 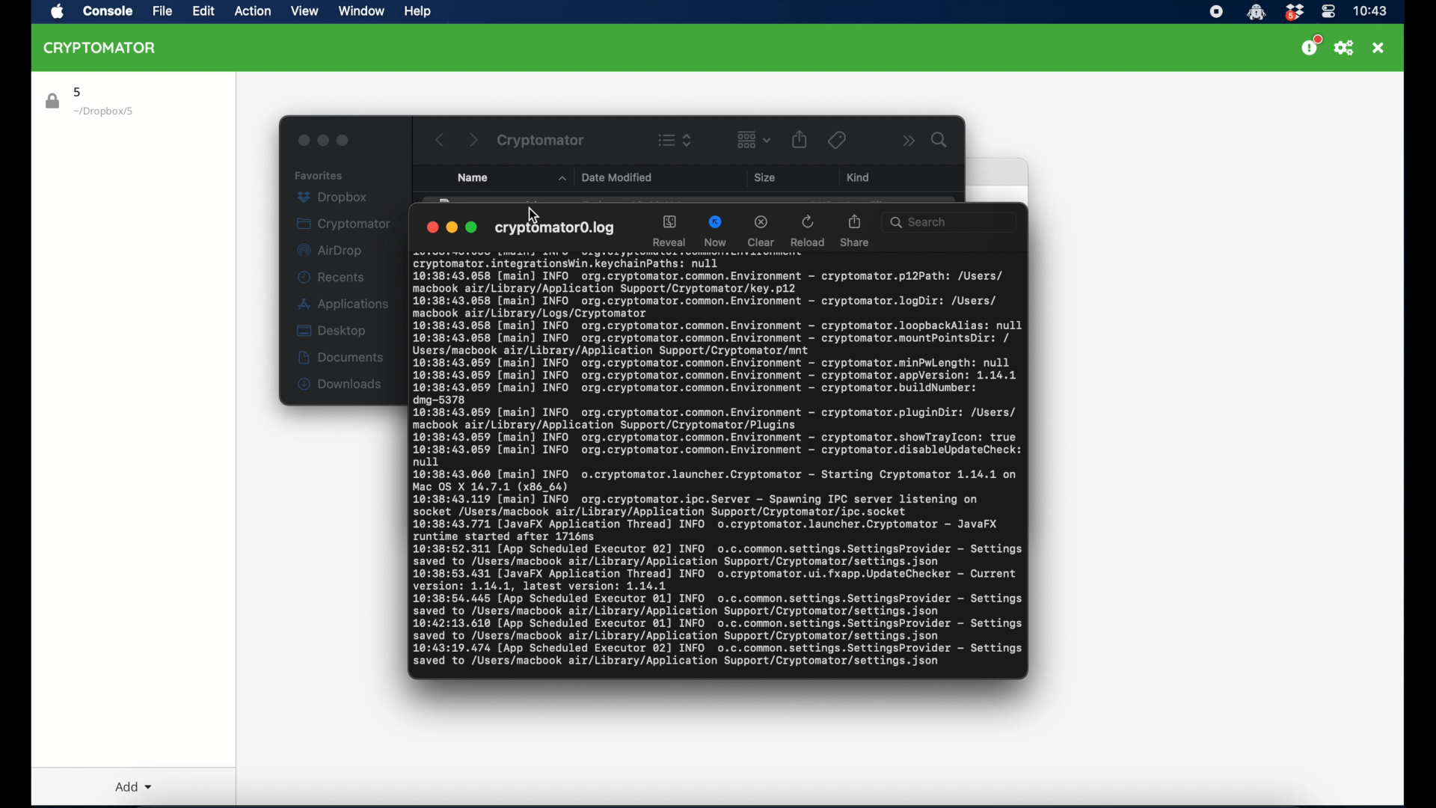 What do you see at coordinates (162, 11) in the screenshot?
I see `file` at bounding box center [162, 11].